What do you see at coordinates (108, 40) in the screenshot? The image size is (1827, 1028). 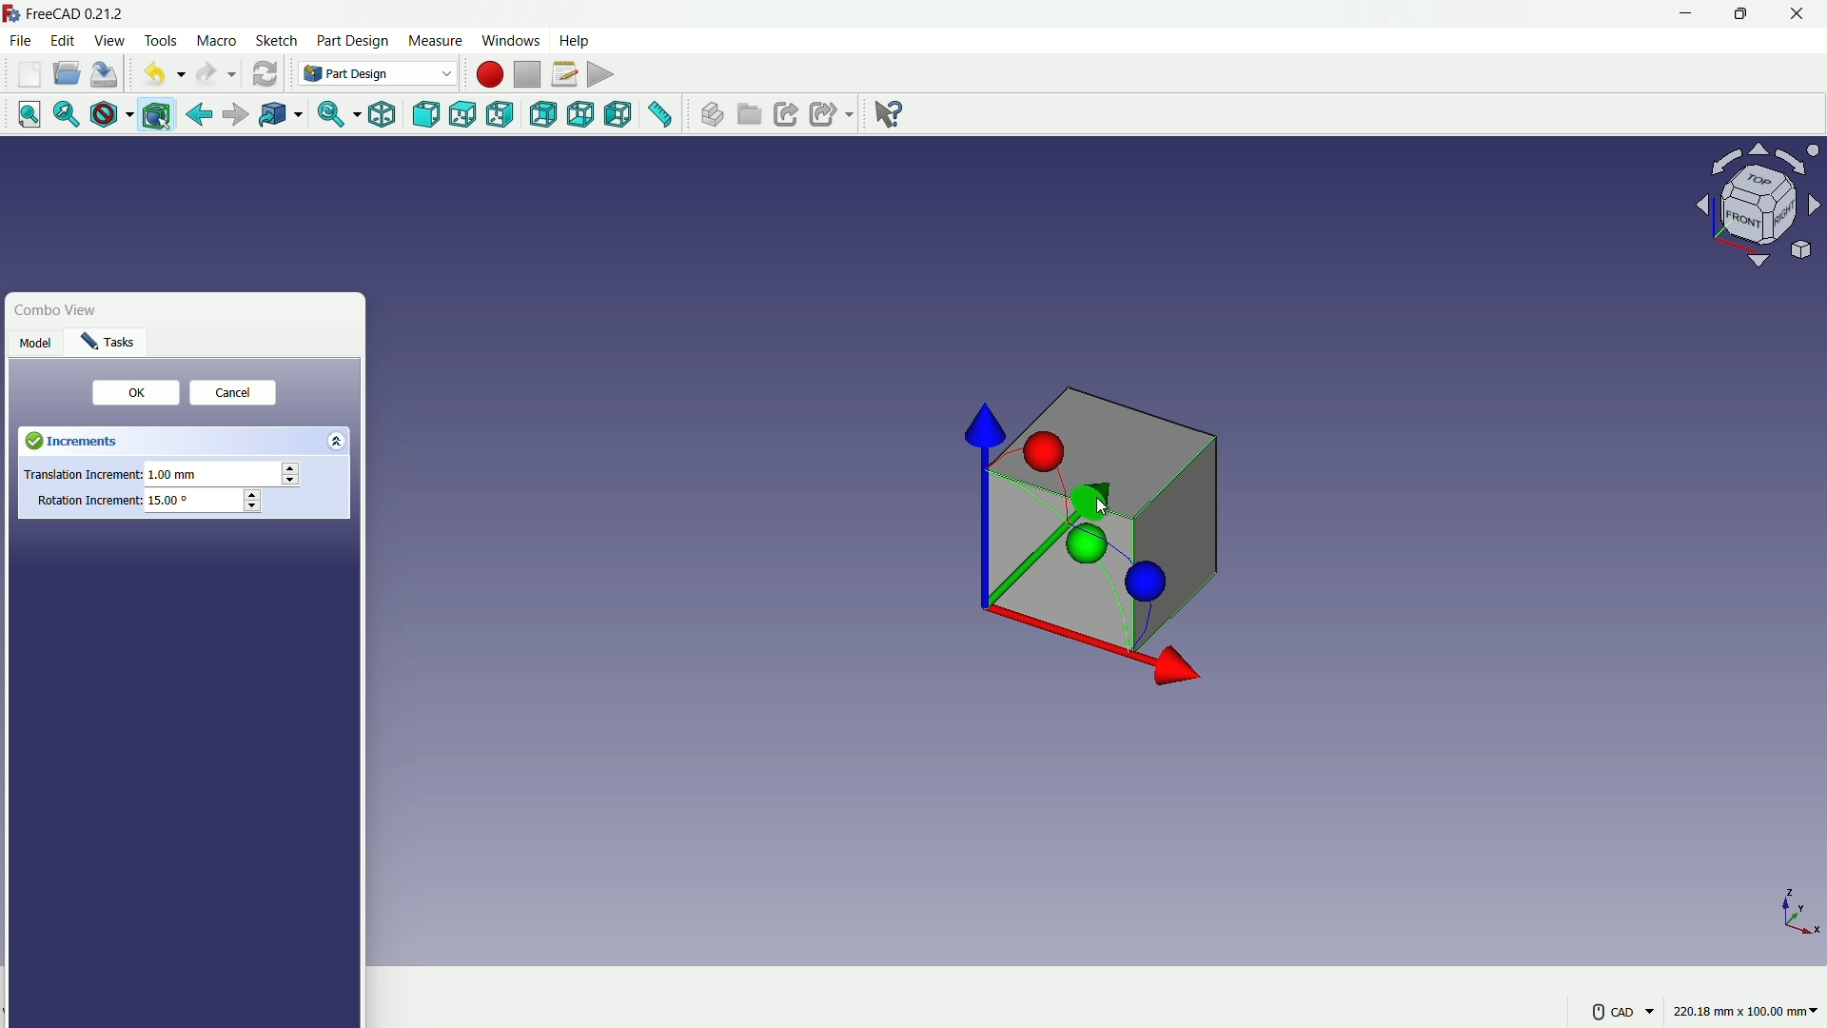 I see `view` at bounding box center [108, 40].